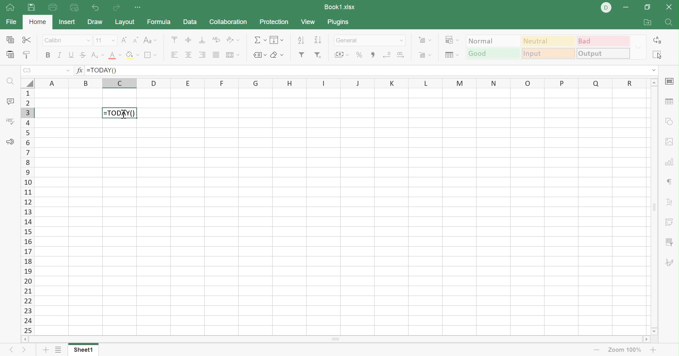 Image resolution: width=679 pixels, height=356 pixels. Describe the element at coordinates (604, 42) in the screenshot. I see `Bad` at that location.